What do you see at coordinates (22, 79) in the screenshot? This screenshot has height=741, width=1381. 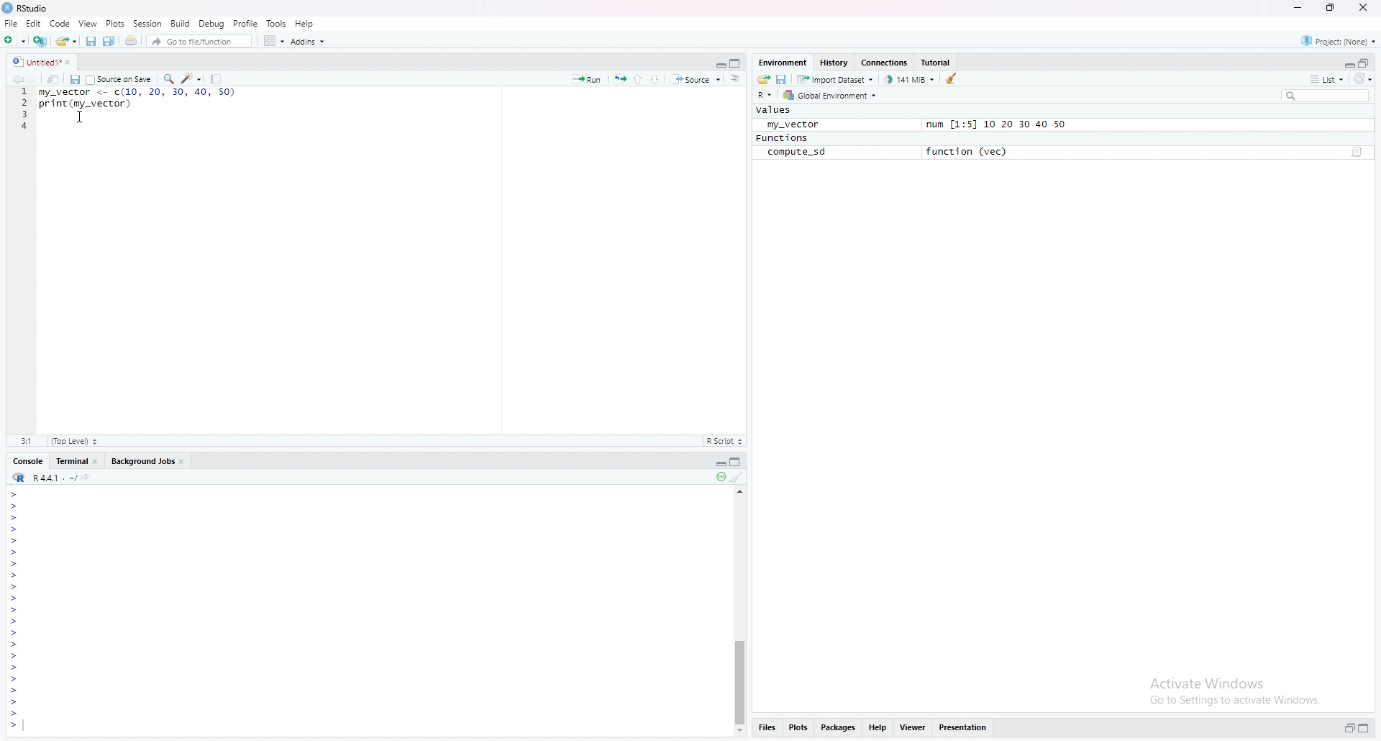 I see `Go back to the previous source location (Ctrl + F9)` at bounding box center [22, 79].